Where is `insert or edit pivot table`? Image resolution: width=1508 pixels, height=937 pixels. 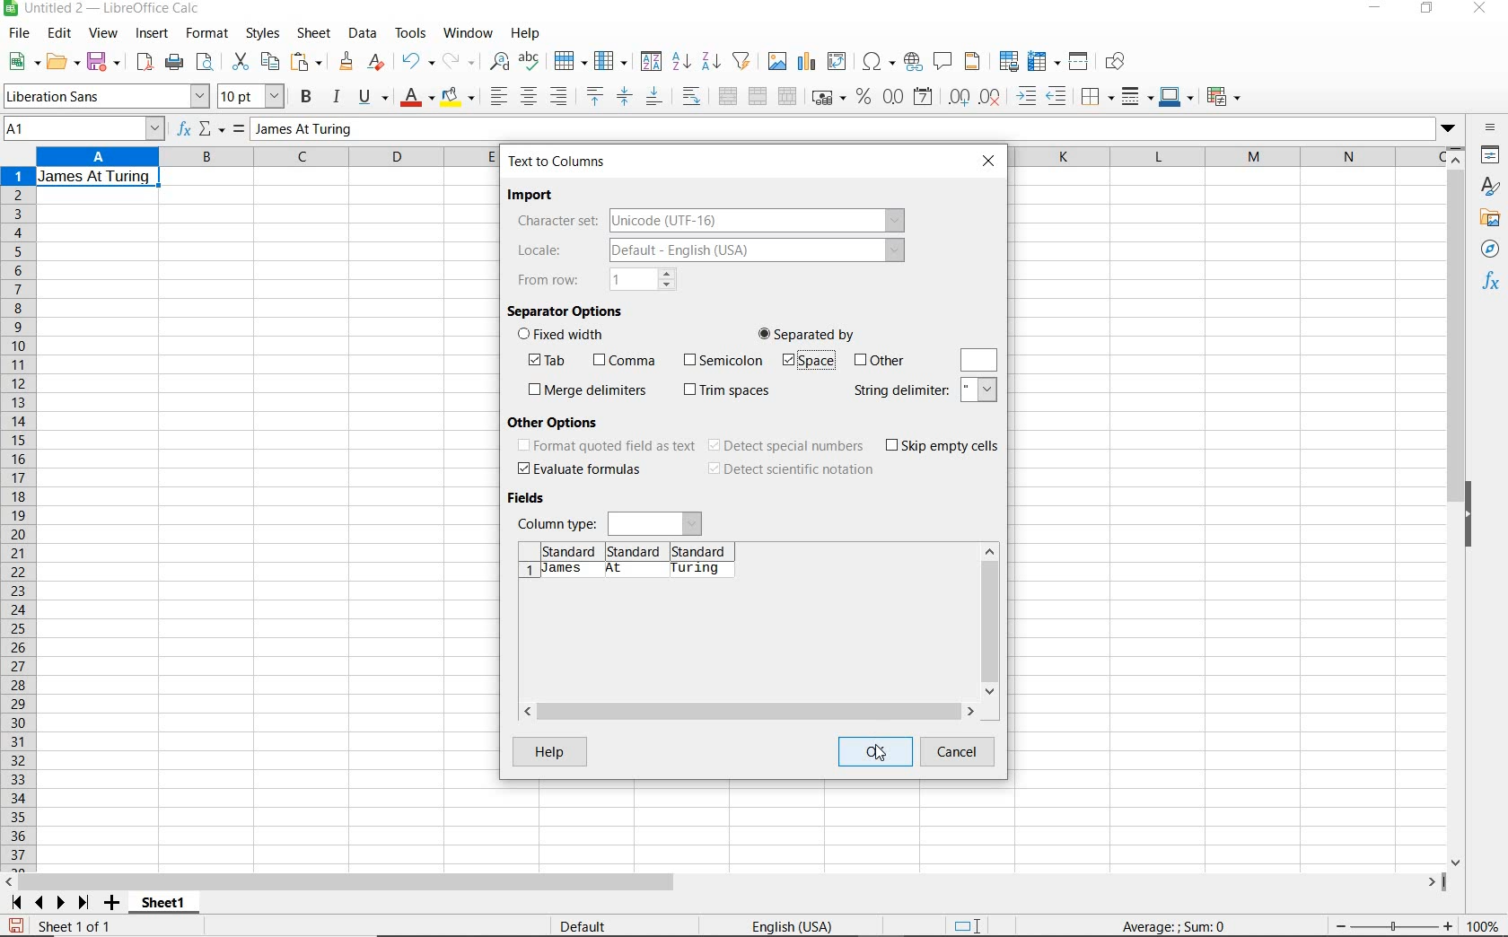 insert or edit pivot table is located at coordinates (840, 63).